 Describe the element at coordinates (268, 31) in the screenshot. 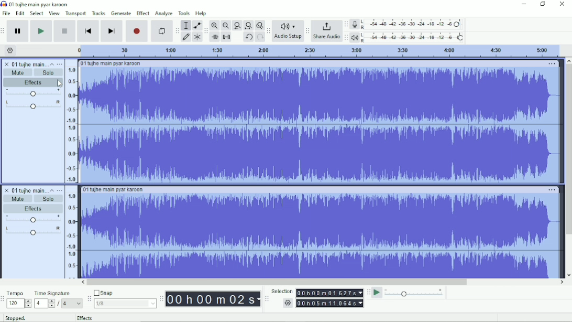

I see `Audacity audio setup toolbar` at that location.